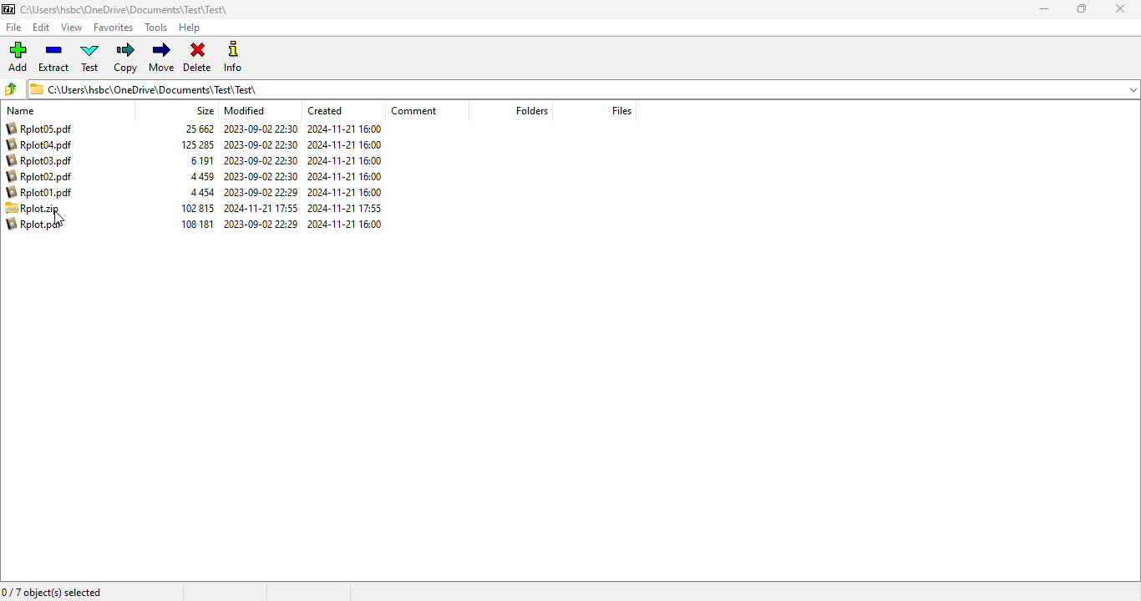 This screenshot has height=601, width=1141. Describe the element at coordinates (414, 111) in the screenshot. I see `comment` at that location.